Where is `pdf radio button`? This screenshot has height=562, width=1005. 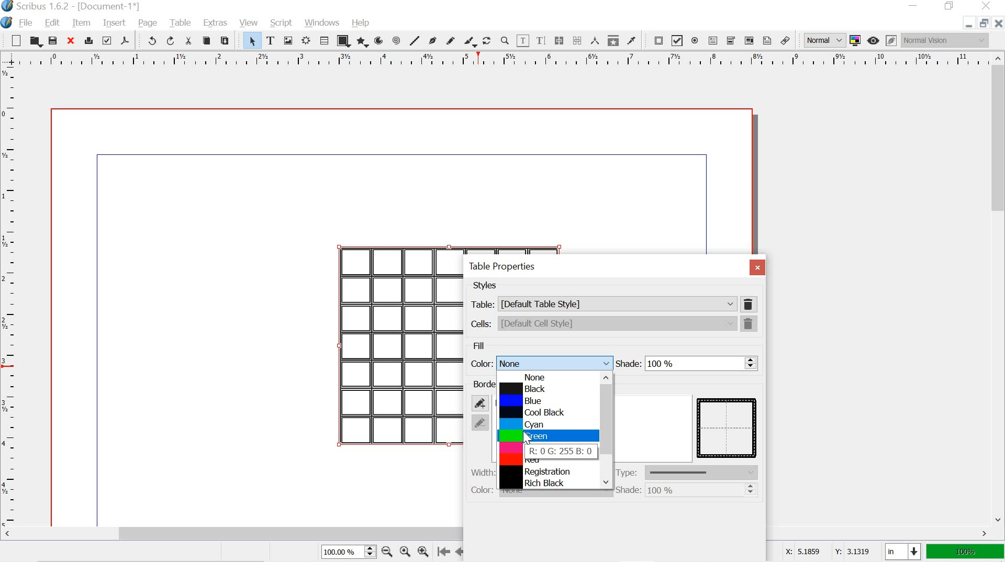
pdf radio button is located at coordinates (694, 41).